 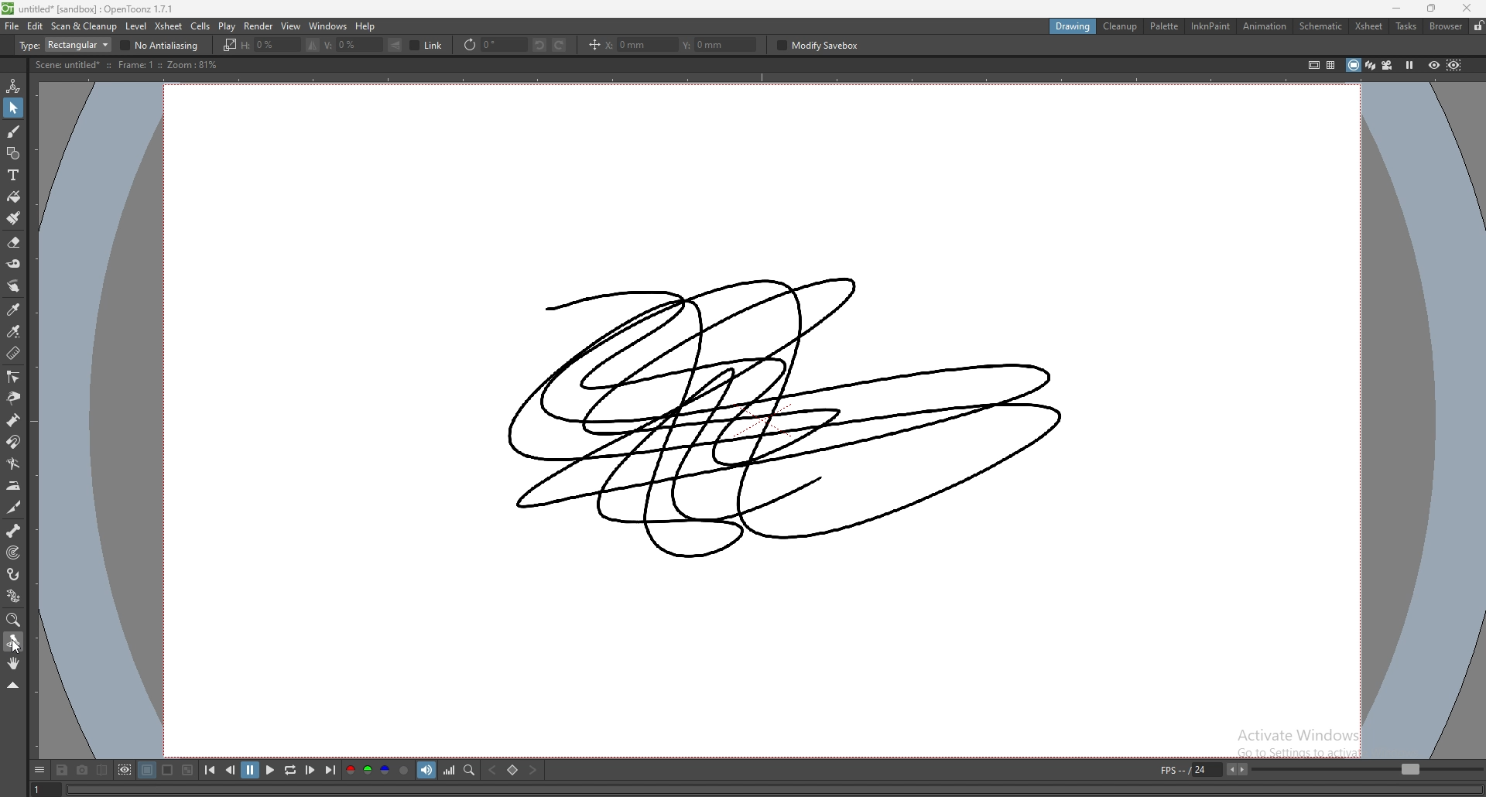 I want to click on pump, so click(x=13, y=419).